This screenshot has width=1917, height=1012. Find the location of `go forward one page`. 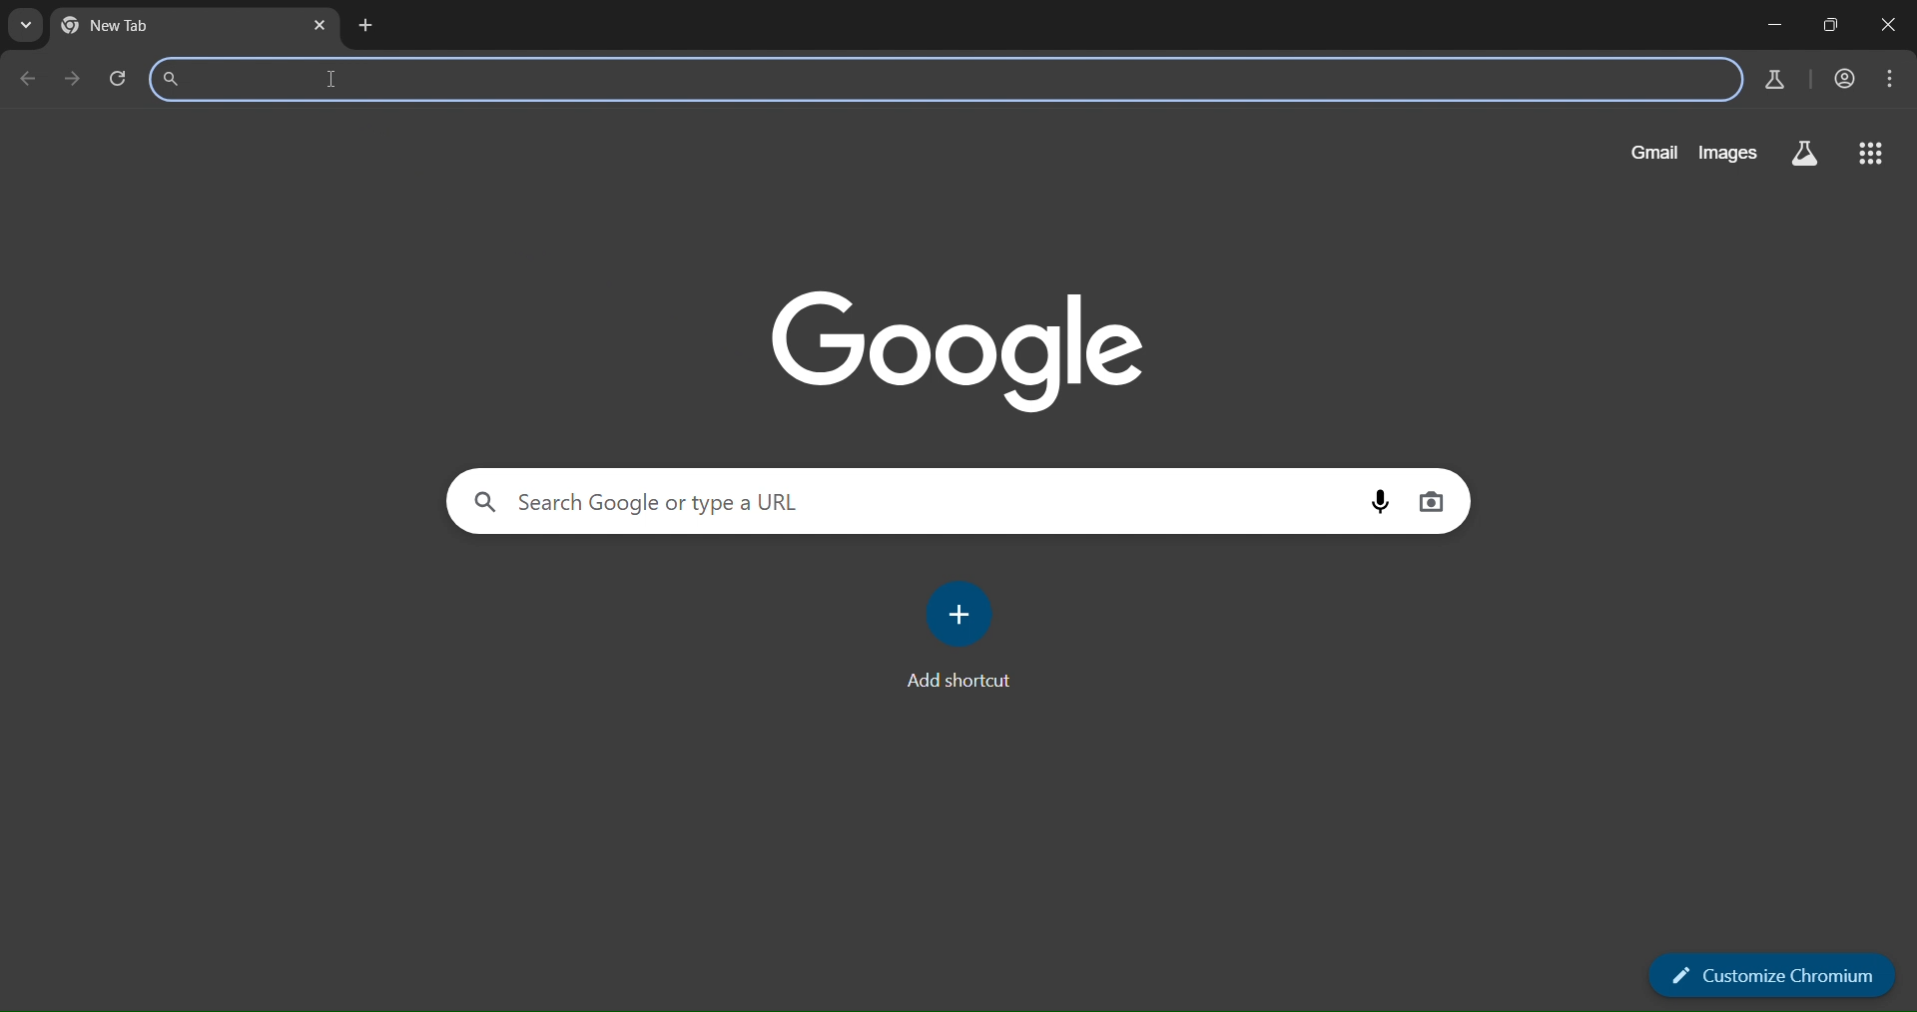

go forward one page is located at coordinates (70, 79).